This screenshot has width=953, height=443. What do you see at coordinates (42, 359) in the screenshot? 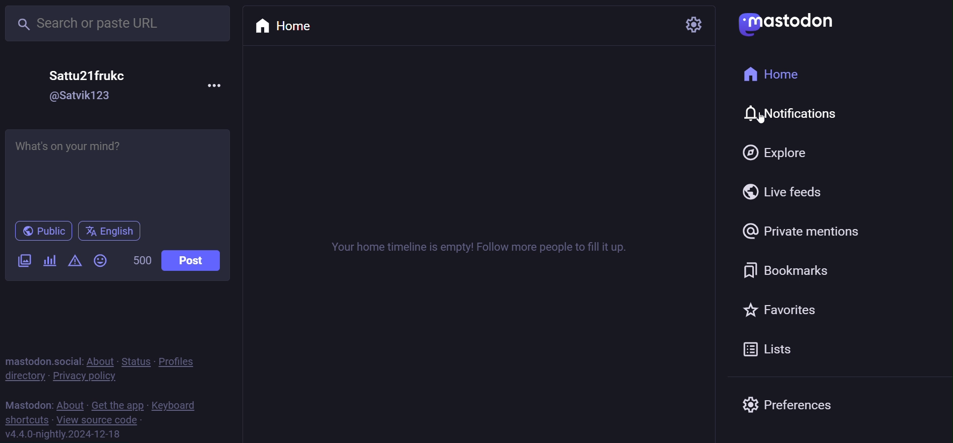
I see `mastodon social` at bounding box center [42, 359].